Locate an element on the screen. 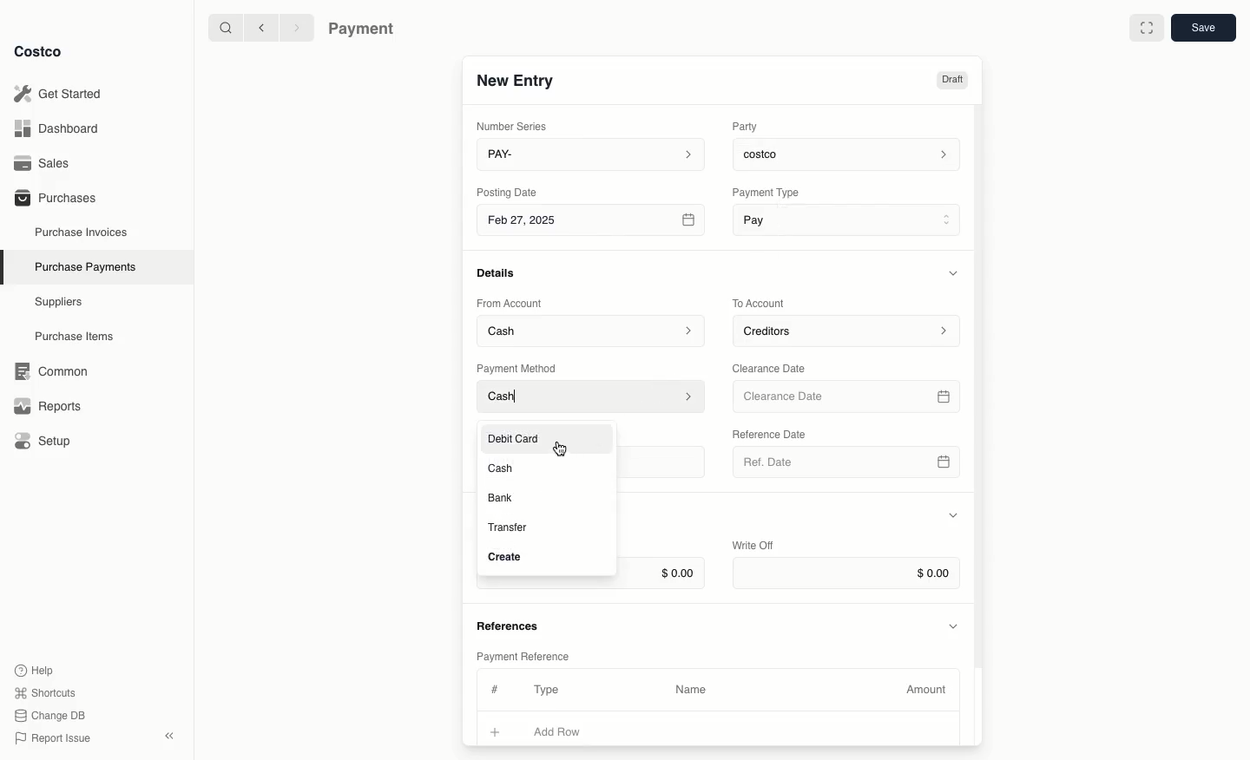 This screenshot has height=760, width=1250. cursor is located at coordinates (558, 449).